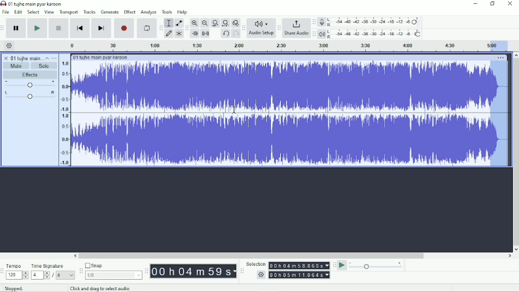 The width and height of the screenshot is (519, 292). What do you see at coordinates (215, 23) in the screenshot?
I see `Fit selection to width` at bounding box center [215, 23].